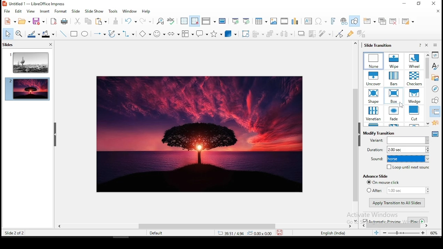  What do you see at coordinates (436, 89) in the screenshot?
I see `navigator` at bounding box center [436, 89].